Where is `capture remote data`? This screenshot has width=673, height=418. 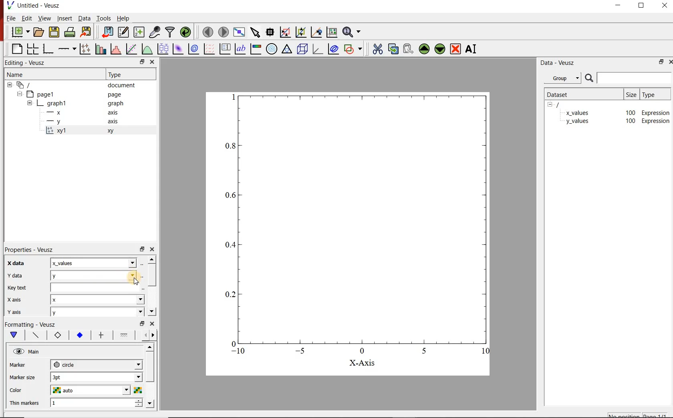 capture remote data is located at coordinates (155, 32).